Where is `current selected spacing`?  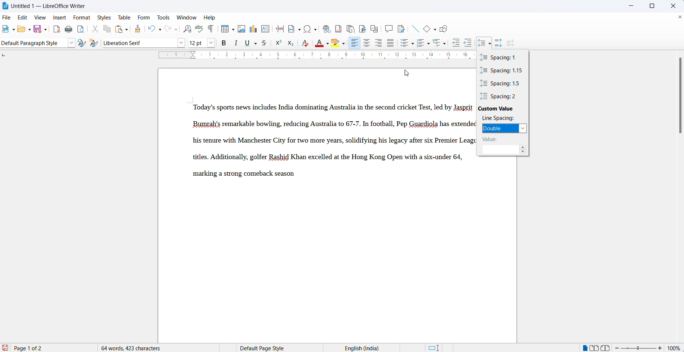
current selected spacing is located at coordinates (499, 128).